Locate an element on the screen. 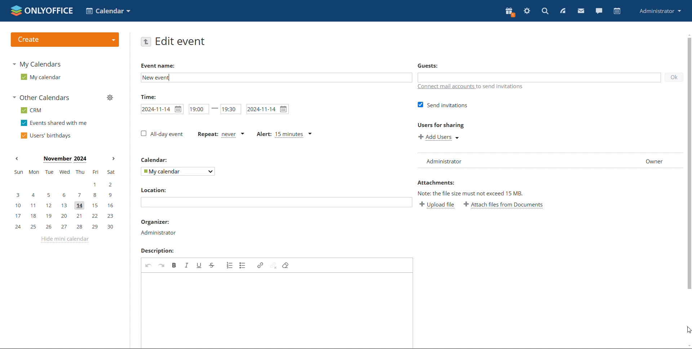  crm is located at coordinates (31, 110).